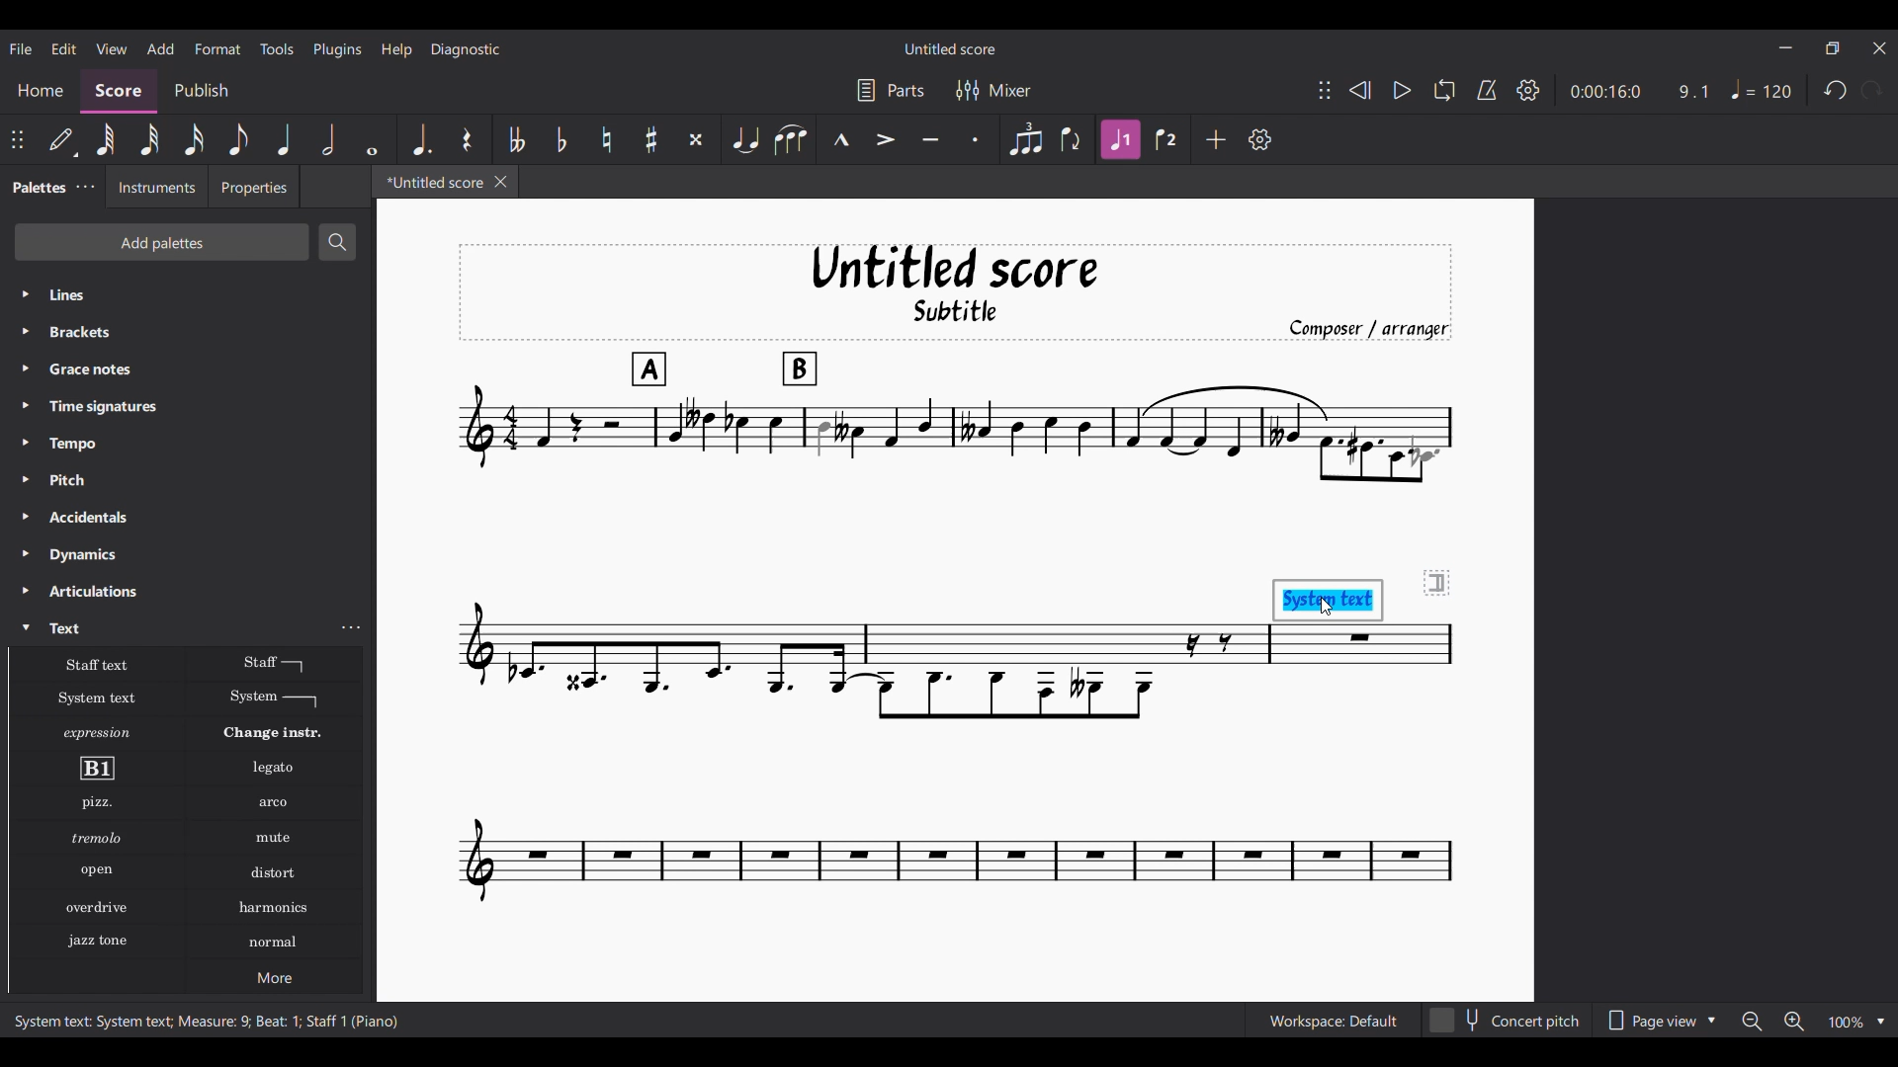 This screenshot has height=1067, width=1898. Describe the element at coordinates (96, 698) in the screenshot. I see `System text` at that location.